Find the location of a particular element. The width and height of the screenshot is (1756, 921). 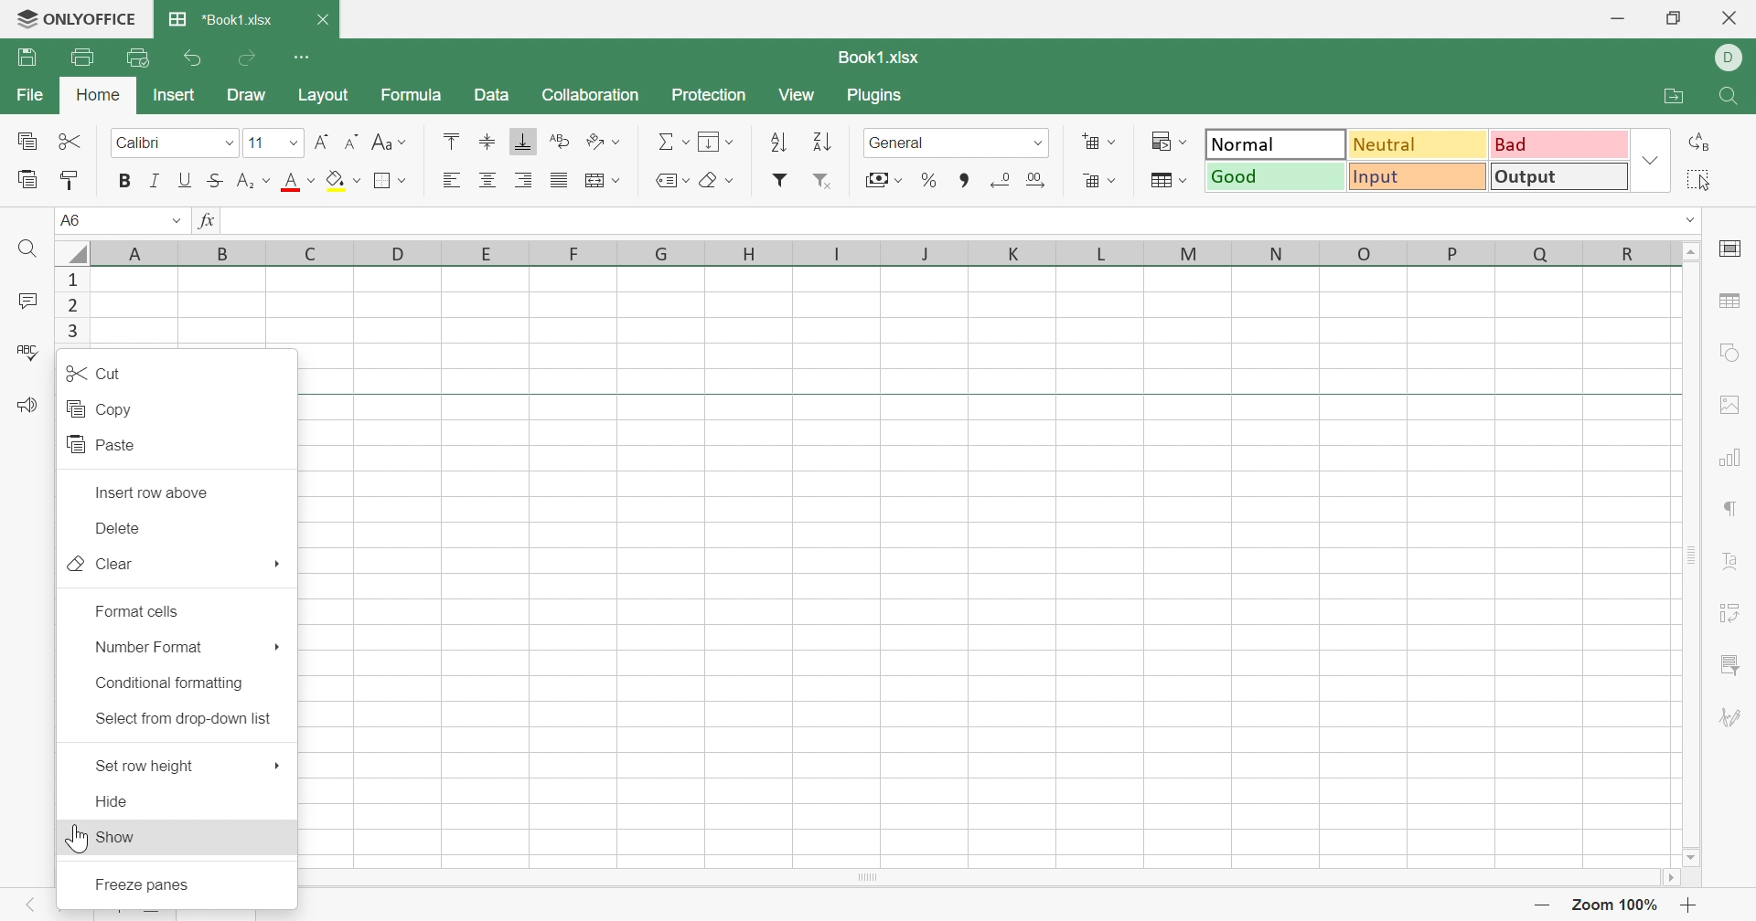

Formula is located at coordinates (412, 91).